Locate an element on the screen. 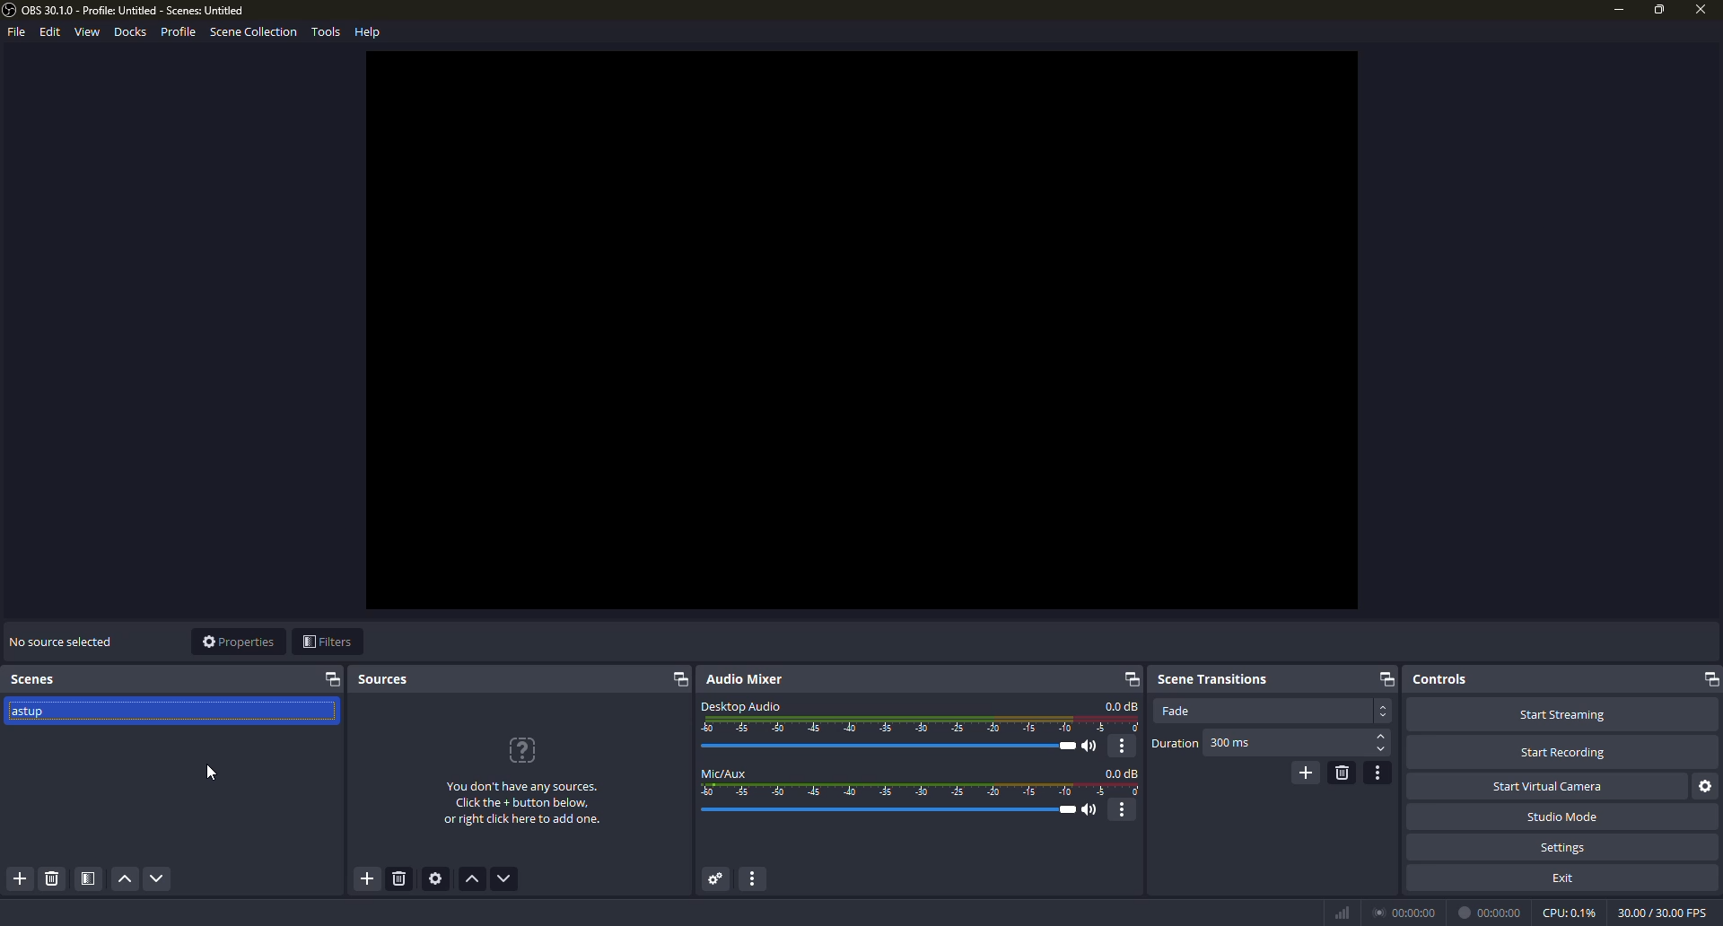 The image size is (1723, 926). move source down is located at coordinates (504, 879).